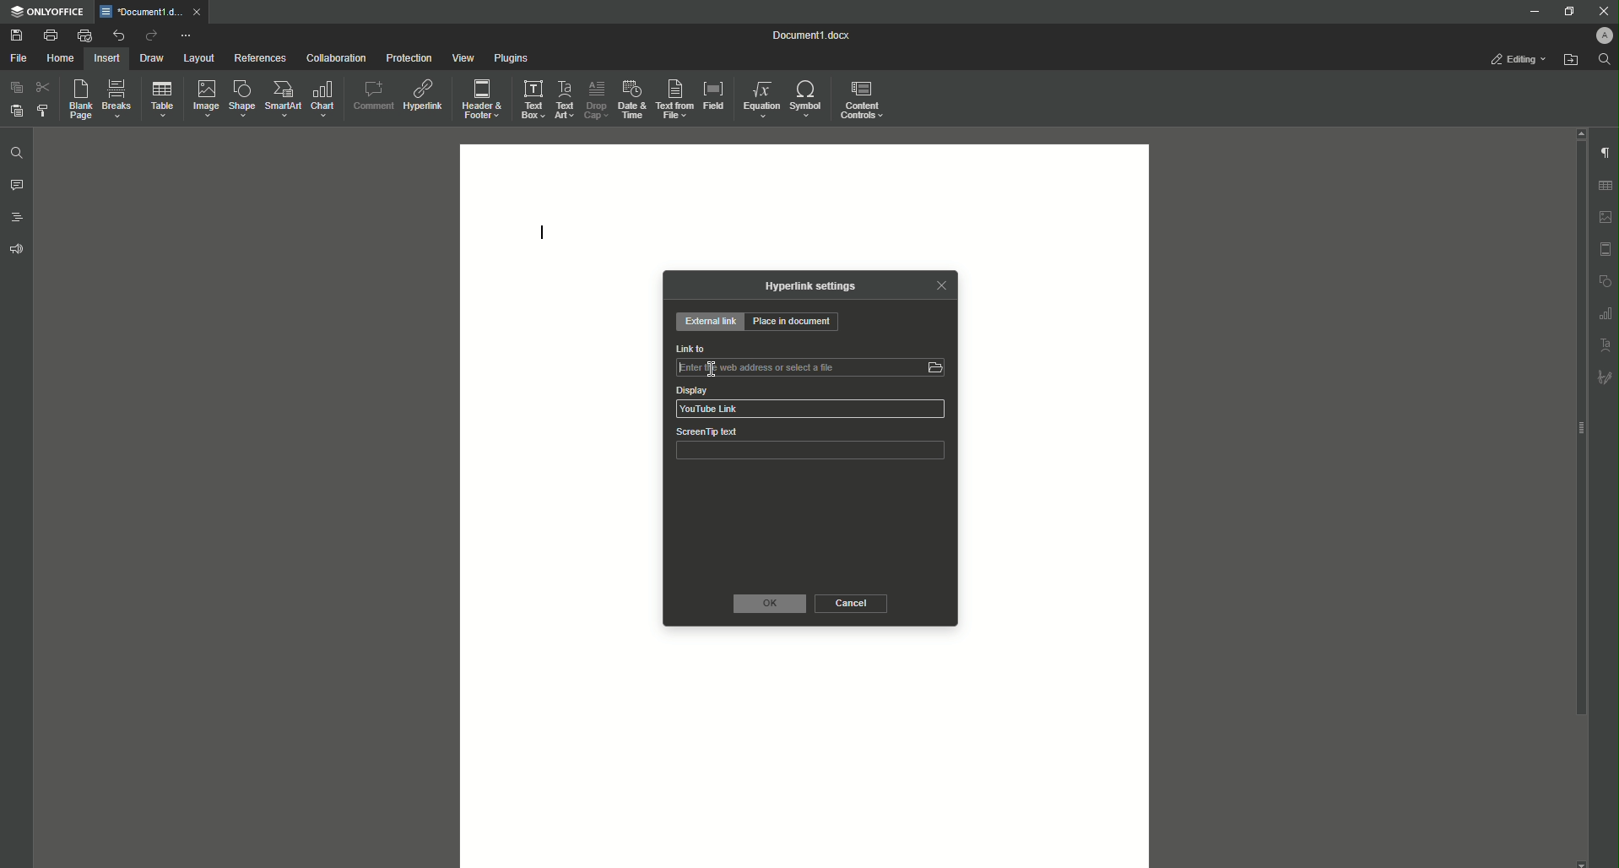  I want to click on Quick Print, so click(84, 35).